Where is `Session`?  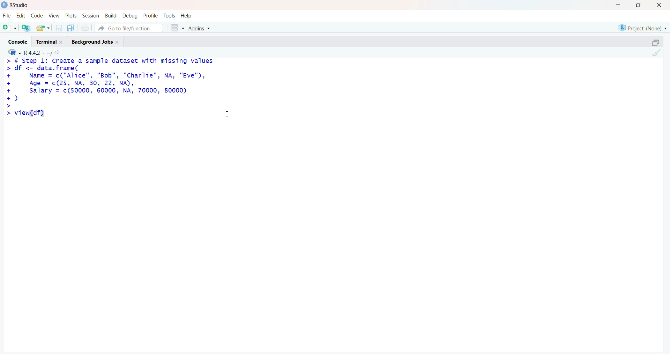 Session is located at coordinates (91, 16).